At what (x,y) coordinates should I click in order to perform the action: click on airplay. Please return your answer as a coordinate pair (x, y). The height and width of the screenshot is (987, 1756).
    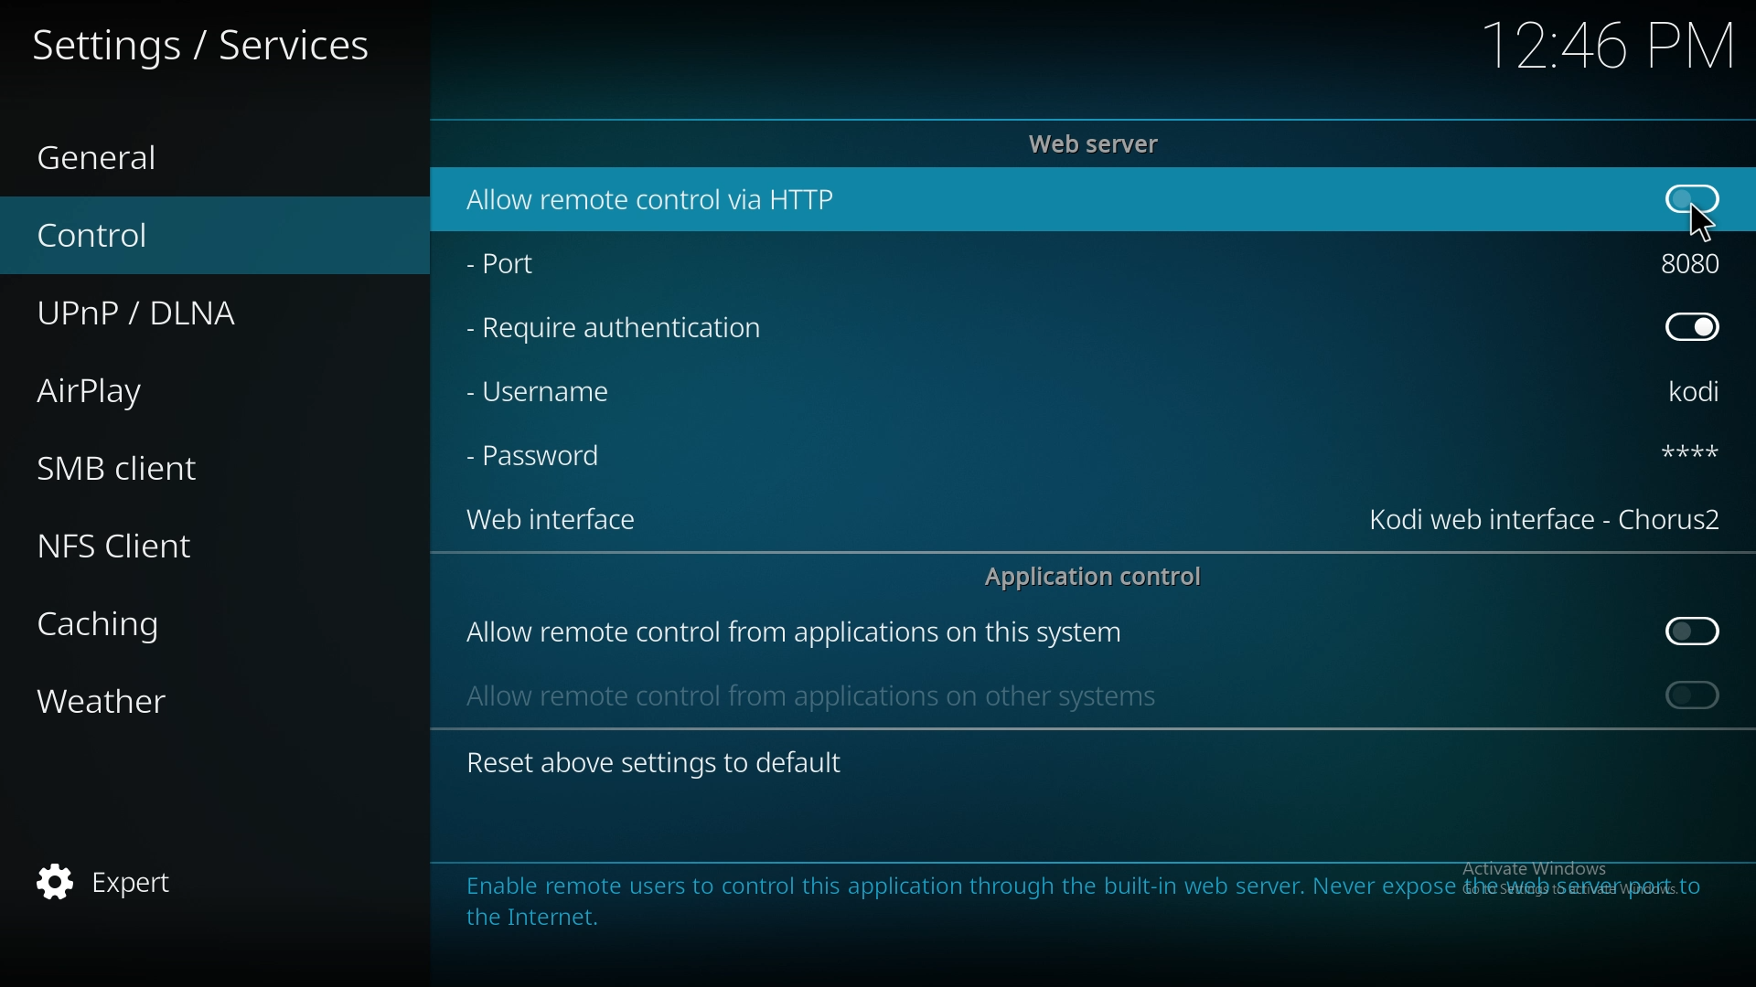
    Looking at the image, I should click on (157, 388).